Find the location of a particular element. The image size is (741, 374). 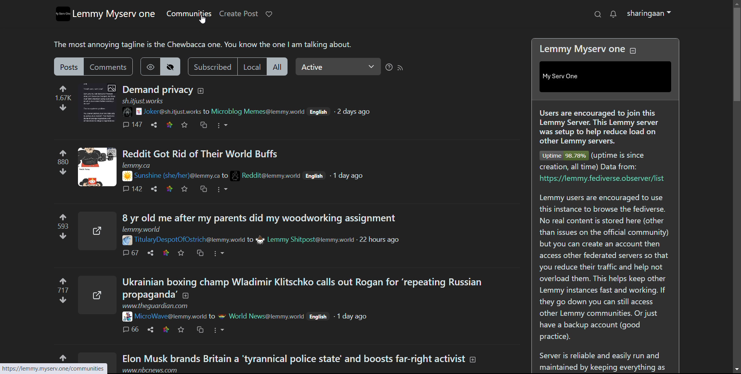

collapse is located at coordinates (633, 51).